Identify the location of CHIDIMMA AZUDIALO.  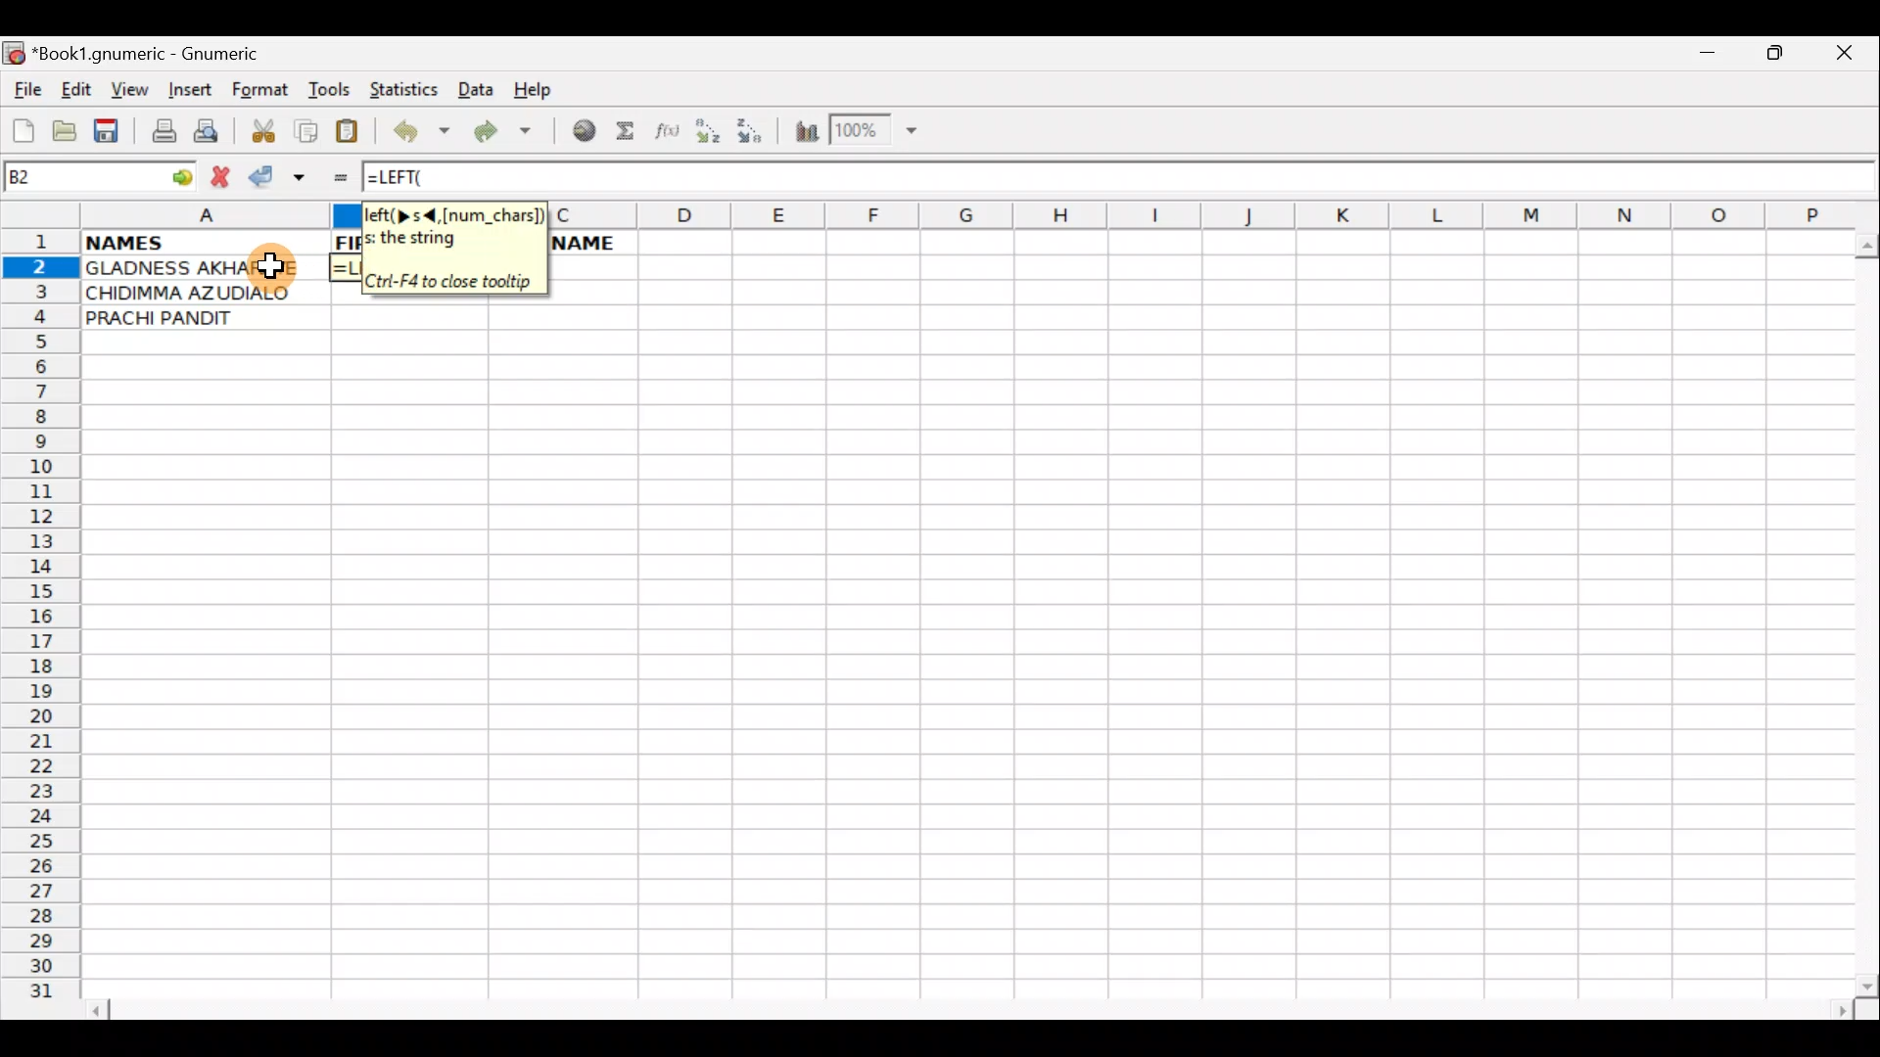
(202, 294).